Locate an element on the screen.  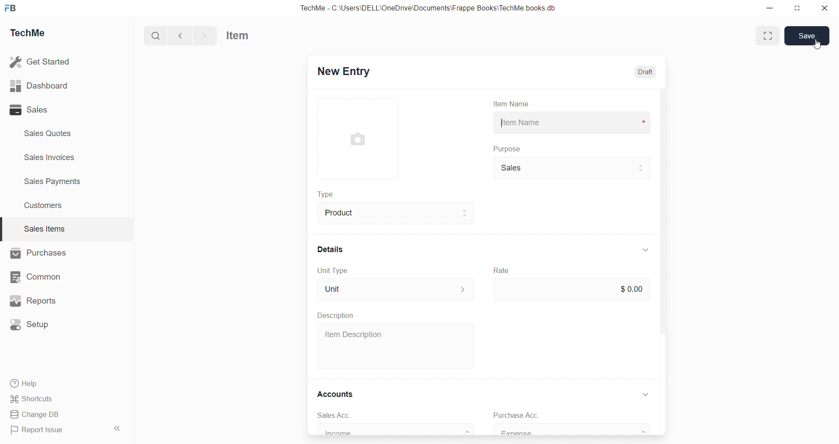
Sales Payments is located at coordinates (53, 181).